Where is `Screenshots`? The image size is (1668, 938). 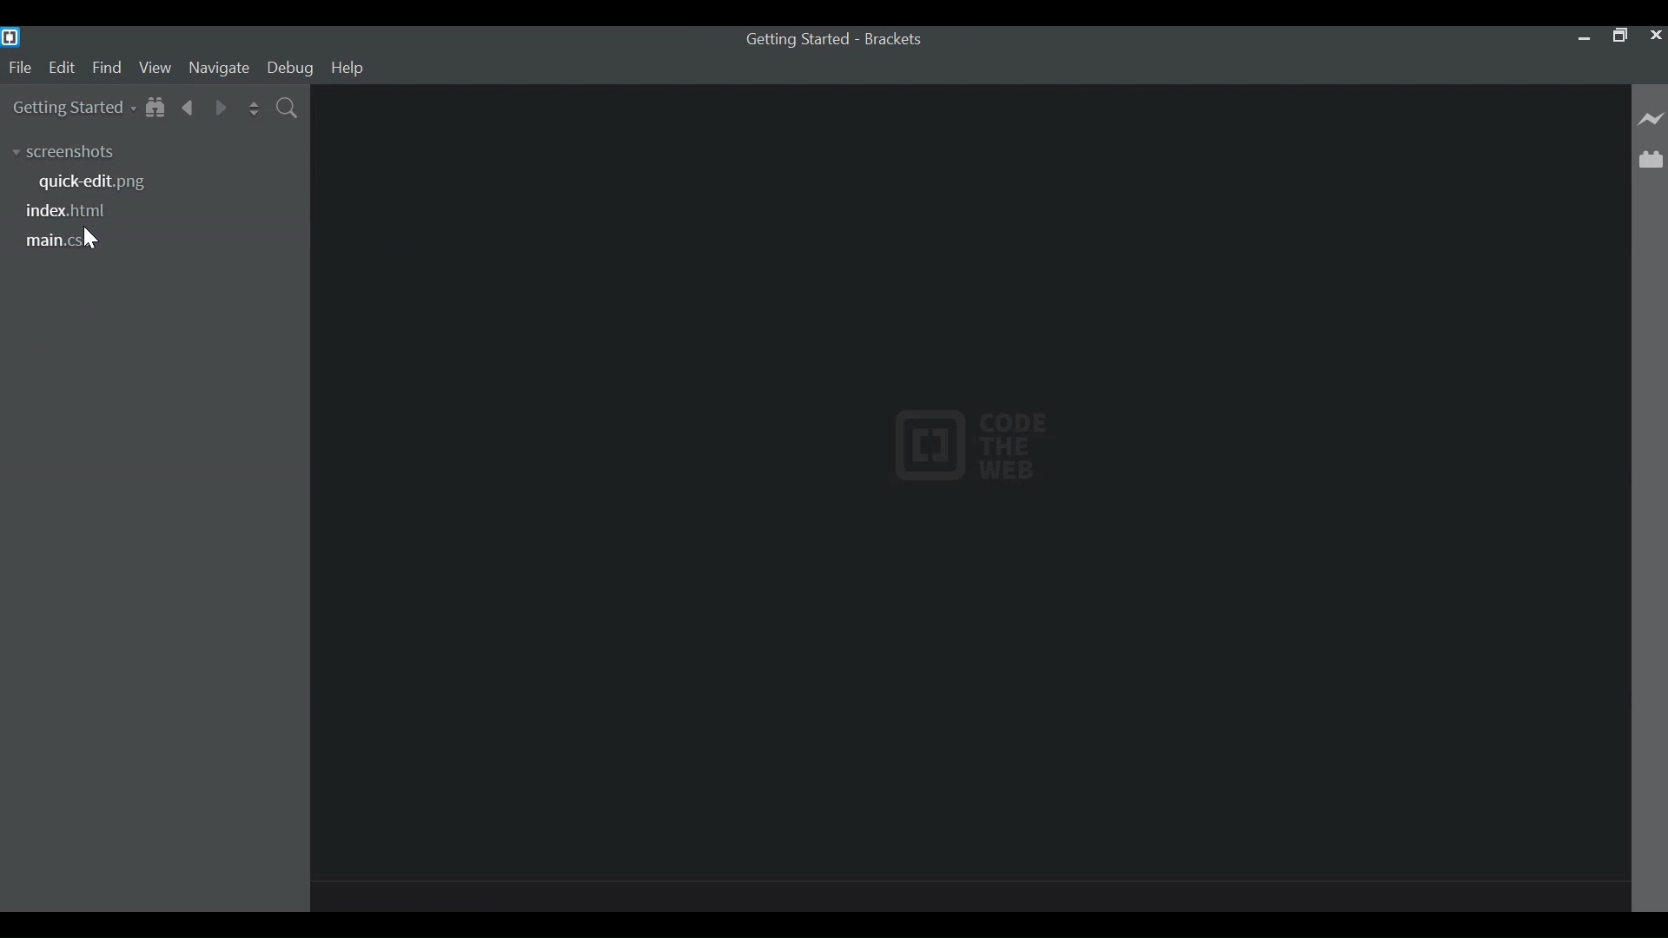 Screenshots is located at coordinates (70, 151).